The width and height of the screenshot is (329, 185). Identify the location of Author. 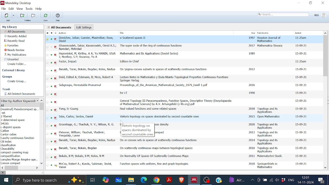
(70, 108).